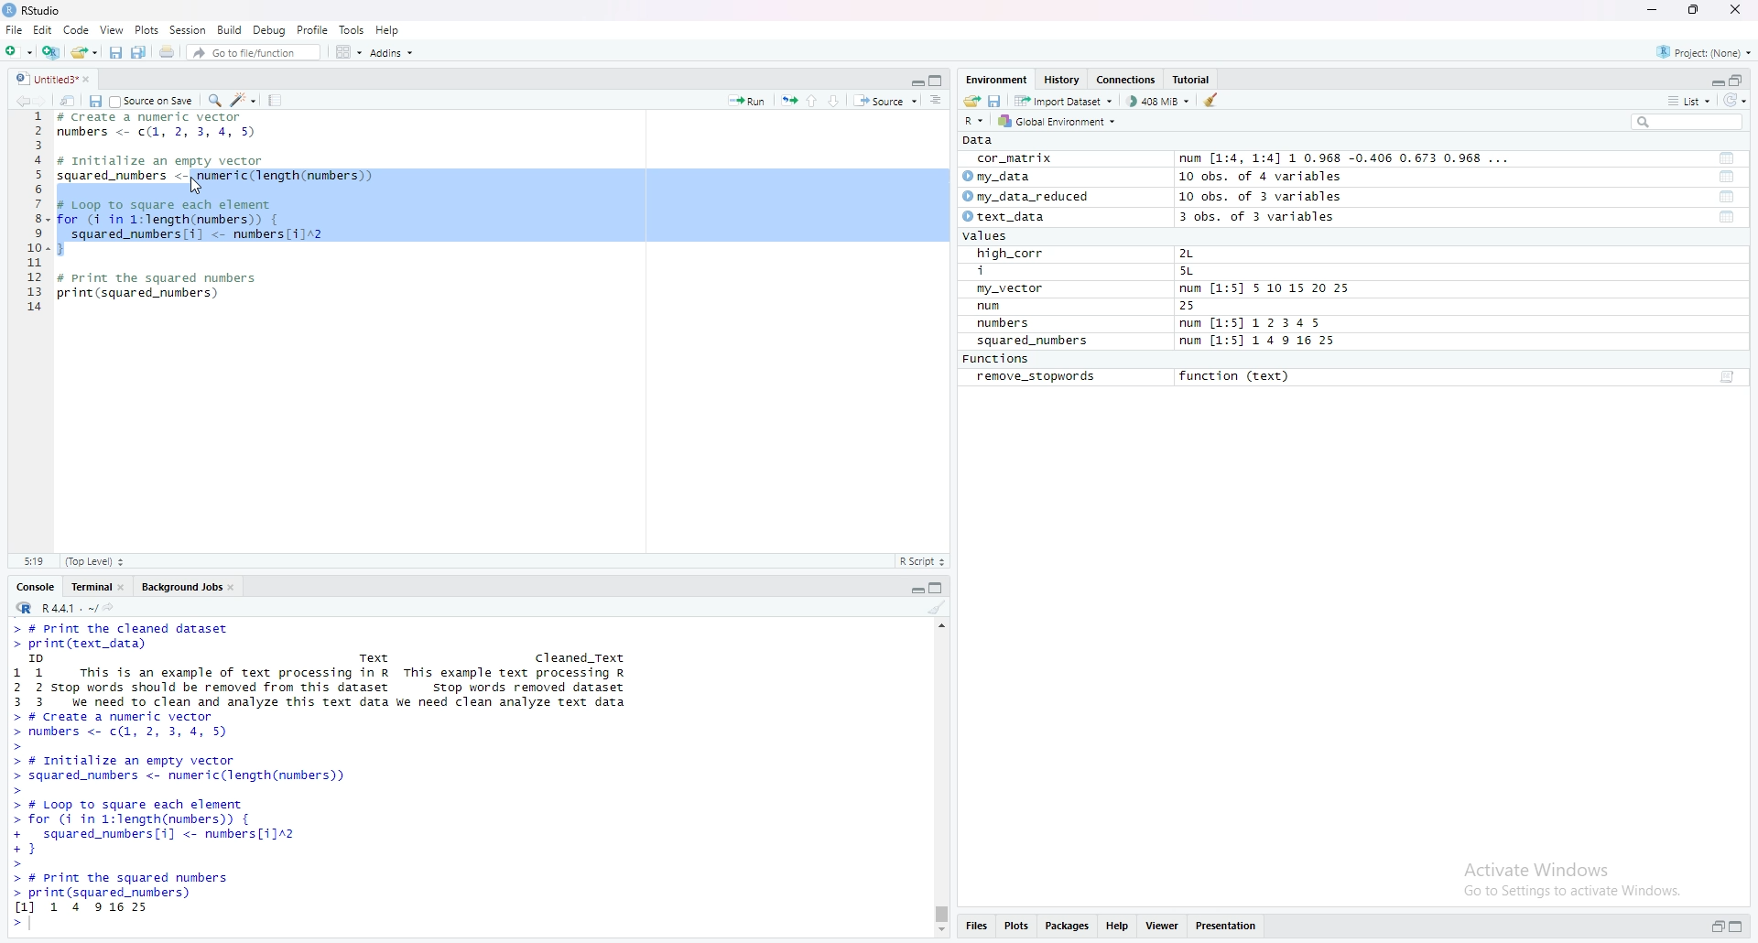 Image resolution: width=1758 pixels, height=943 pixels. Describe the element at coordinates (153, 100) in the screenshot. I see `Source on save` at that location.